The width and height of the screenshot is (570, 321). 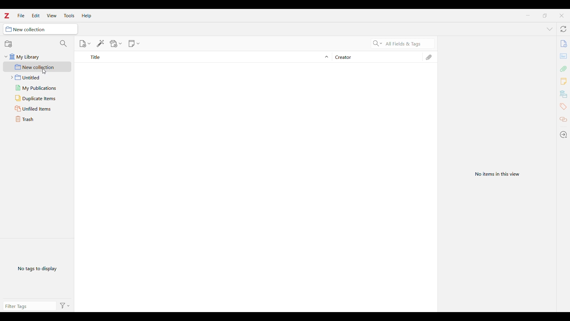 I want to click on Show interface in a smaller tab, so click(x=545, y=16).